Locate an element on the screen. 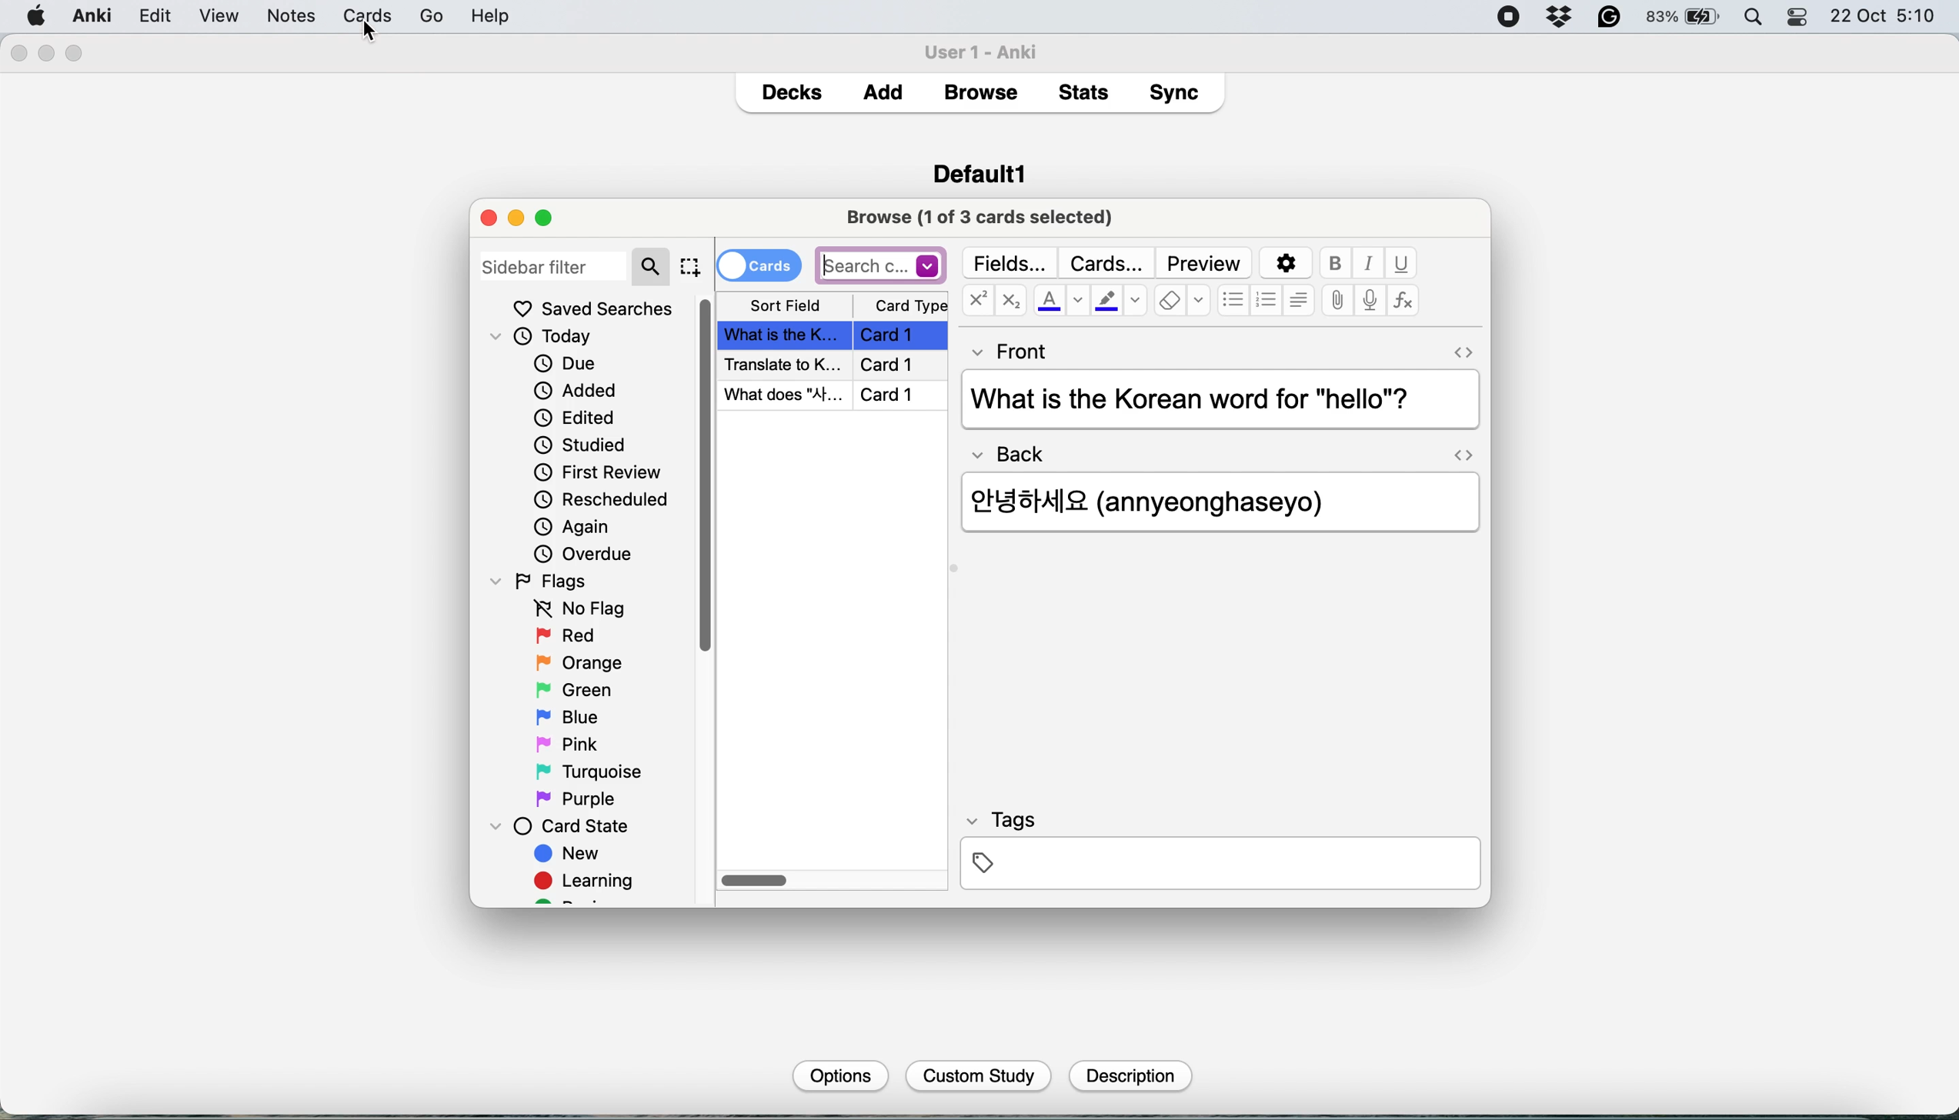  anki is located at coordinates (95, 15).